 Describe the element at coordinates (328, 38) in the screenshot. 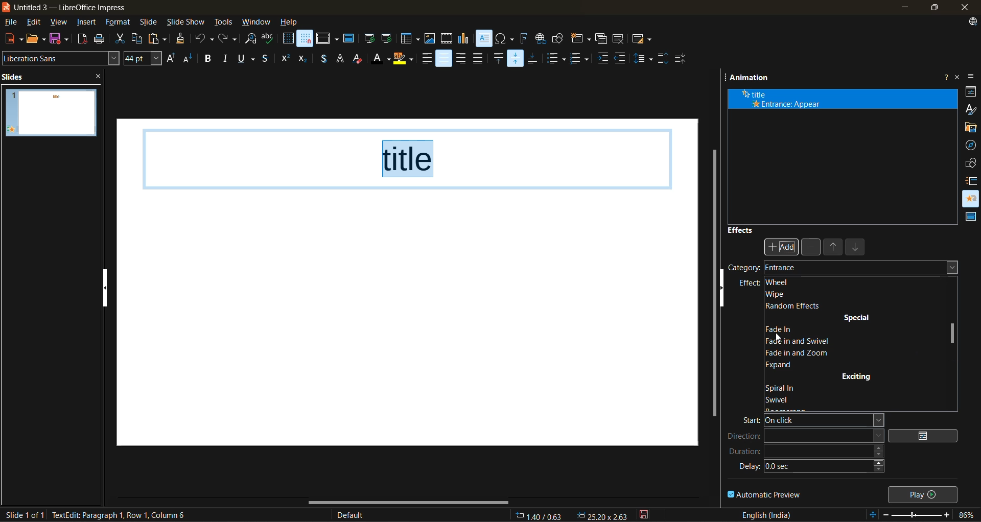

I see `display views` at that location.